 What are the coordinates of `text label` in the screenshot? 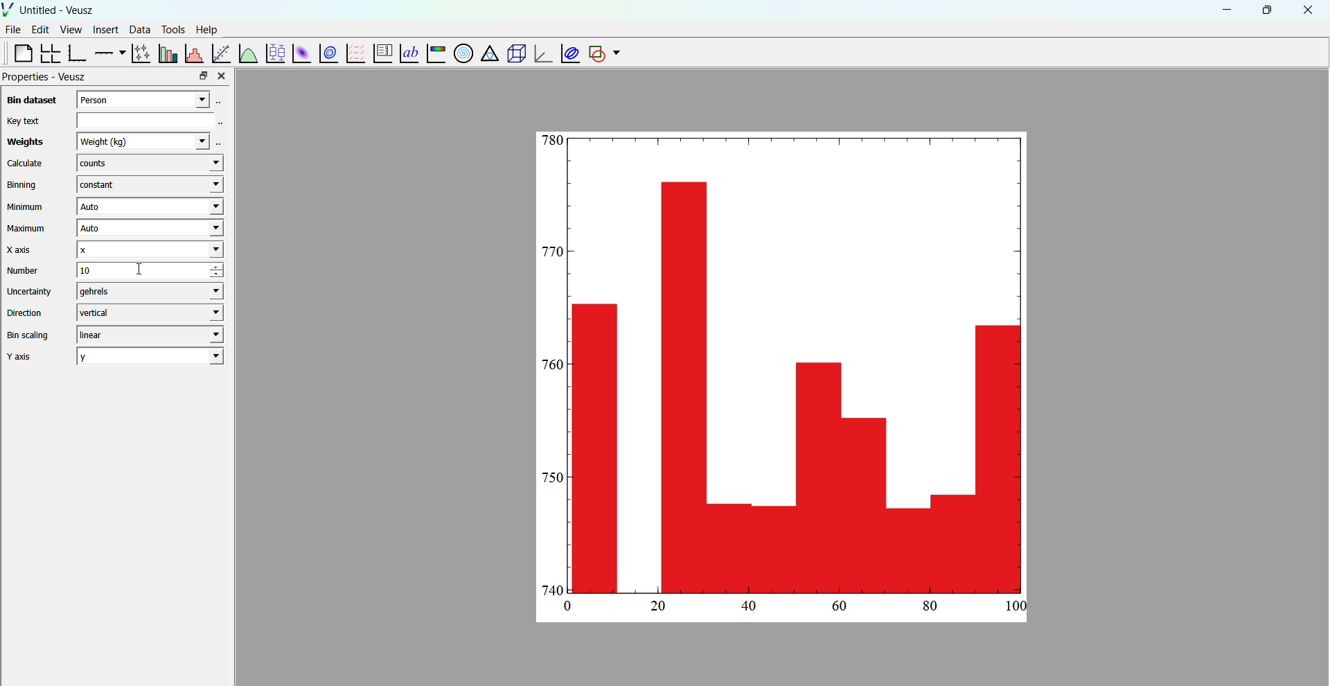 It's located at (407, 52).